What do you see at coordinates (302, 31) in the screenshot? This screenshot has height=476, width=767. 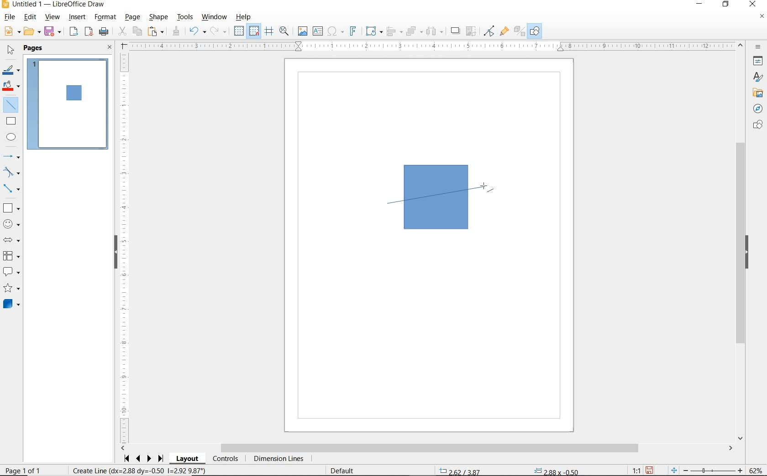 I see `IMAGE` at bounding box center [302, 31].